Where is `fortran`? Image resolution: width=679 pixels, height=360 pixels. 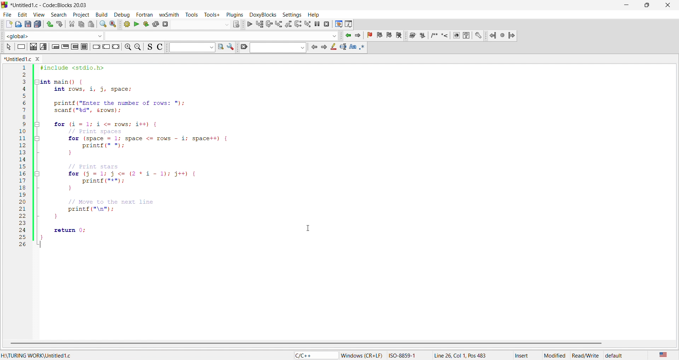 fortran is located at coordinates (145, 14).